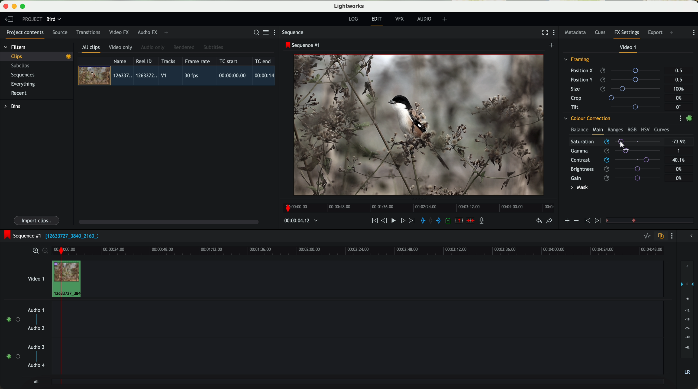 The image size is (698, 389). Describe the element at coordinates (567, 221) in the screenshot. I see `icon` at that location.